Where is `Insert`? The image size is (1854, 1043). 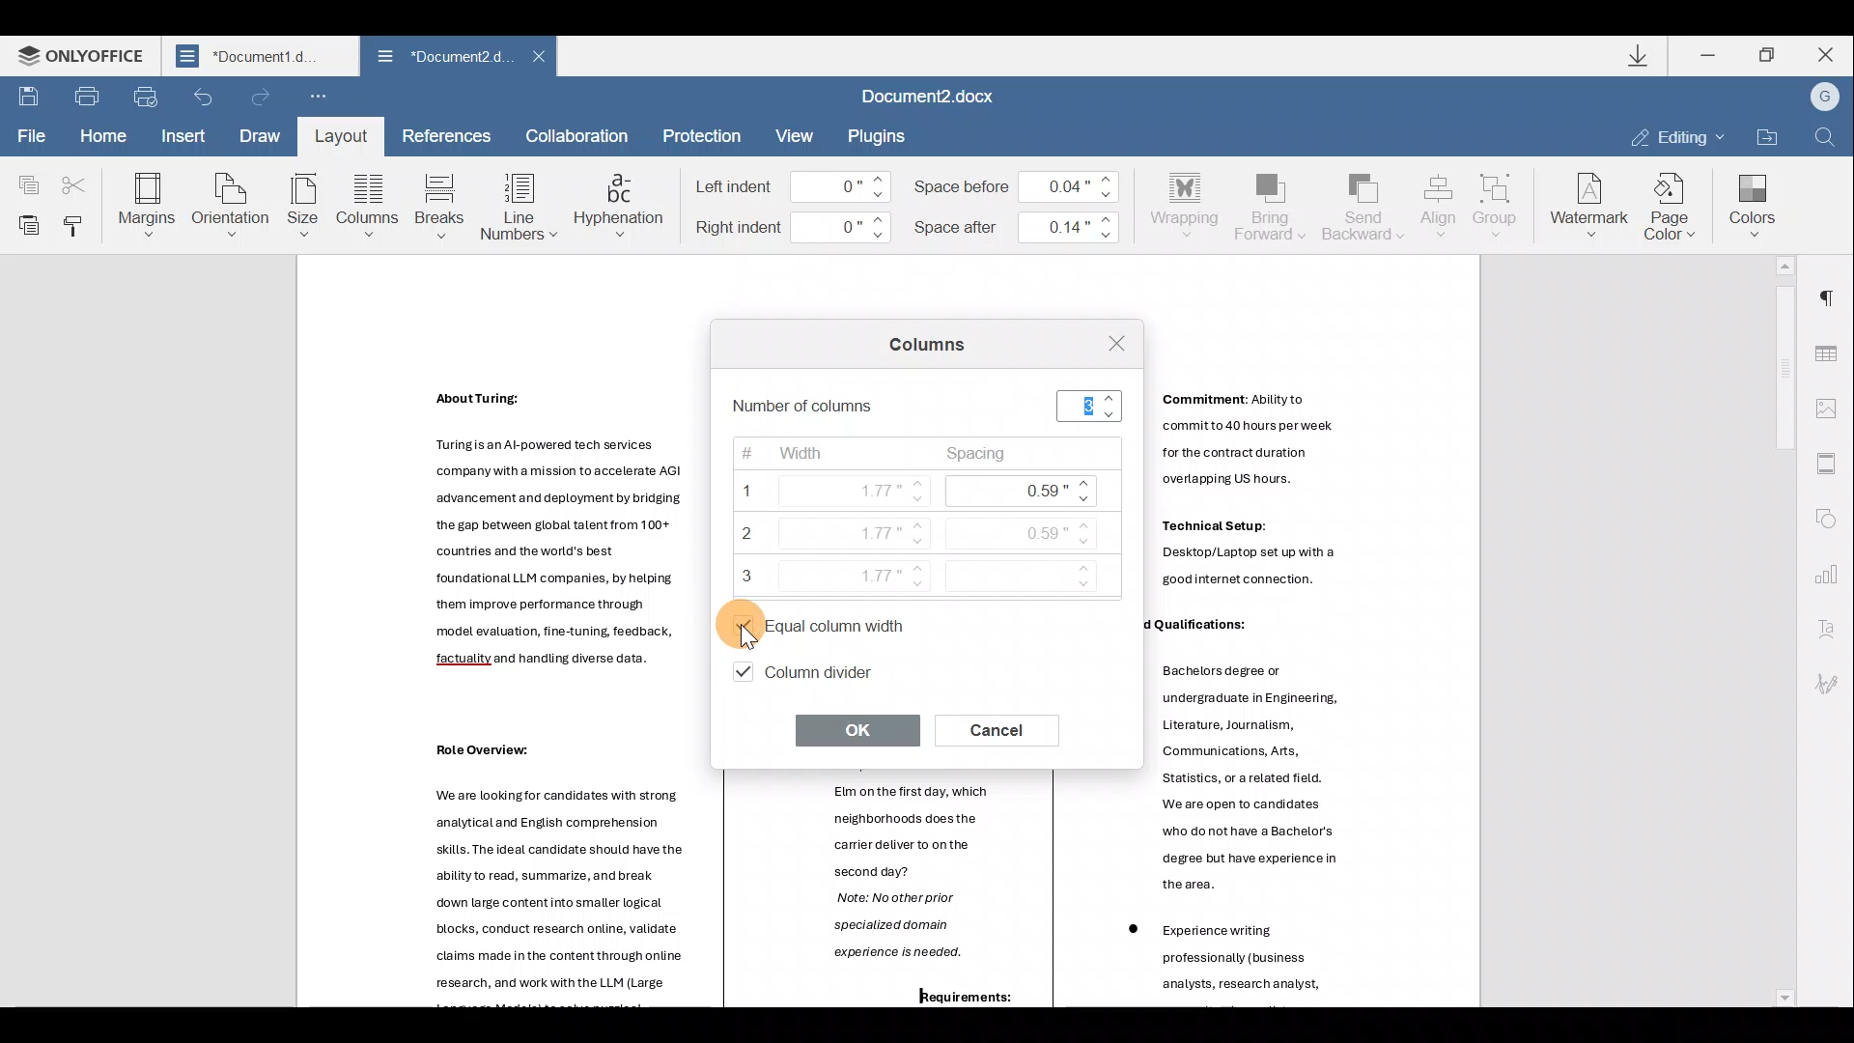 Insert is located at coordinates (180, 136).